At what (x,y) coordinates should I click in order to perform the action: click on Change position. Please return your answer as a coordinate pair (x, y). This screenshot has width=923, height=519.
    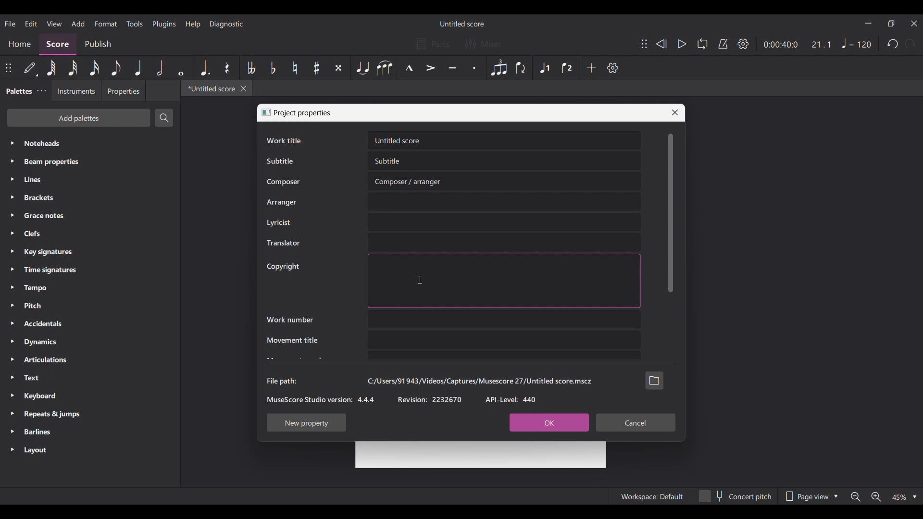
    Looking at the image, I should click on (8, 68).